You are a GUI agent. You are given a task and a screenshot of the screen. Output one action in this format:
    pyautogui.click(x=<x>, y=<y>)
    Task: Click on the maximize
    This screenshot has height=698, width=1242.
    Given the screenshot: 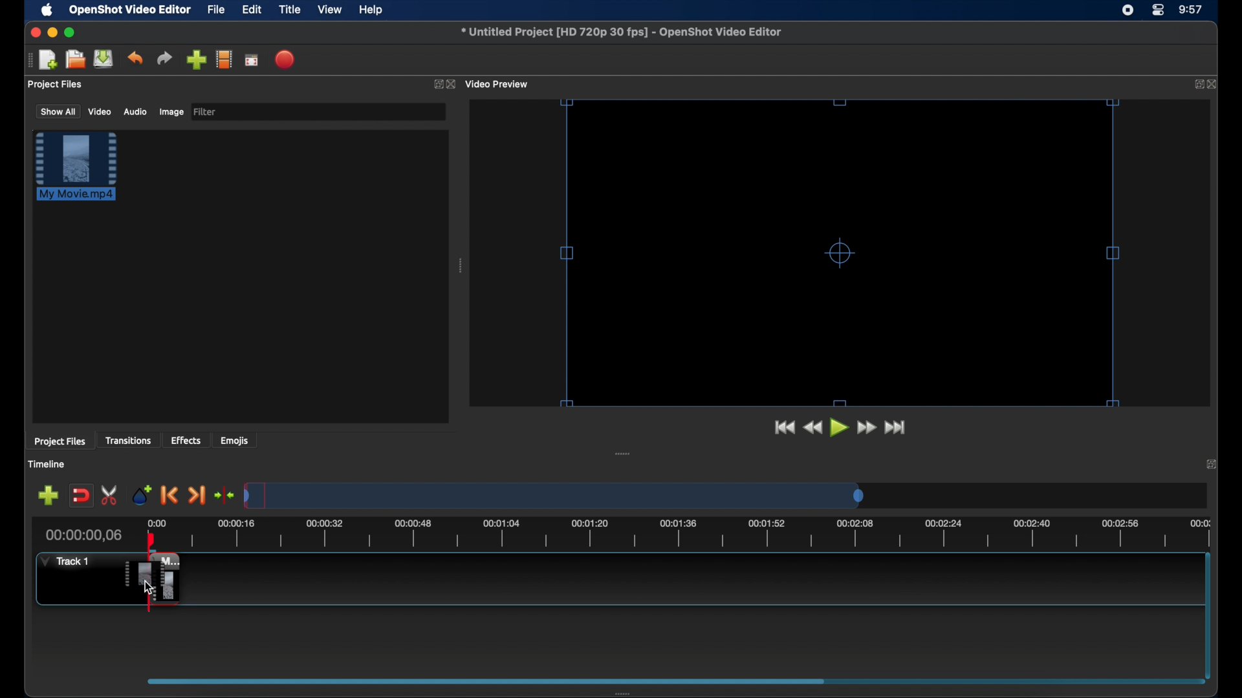 What is the action you would take?
    pyautogui.click(x=70, y=32)
    